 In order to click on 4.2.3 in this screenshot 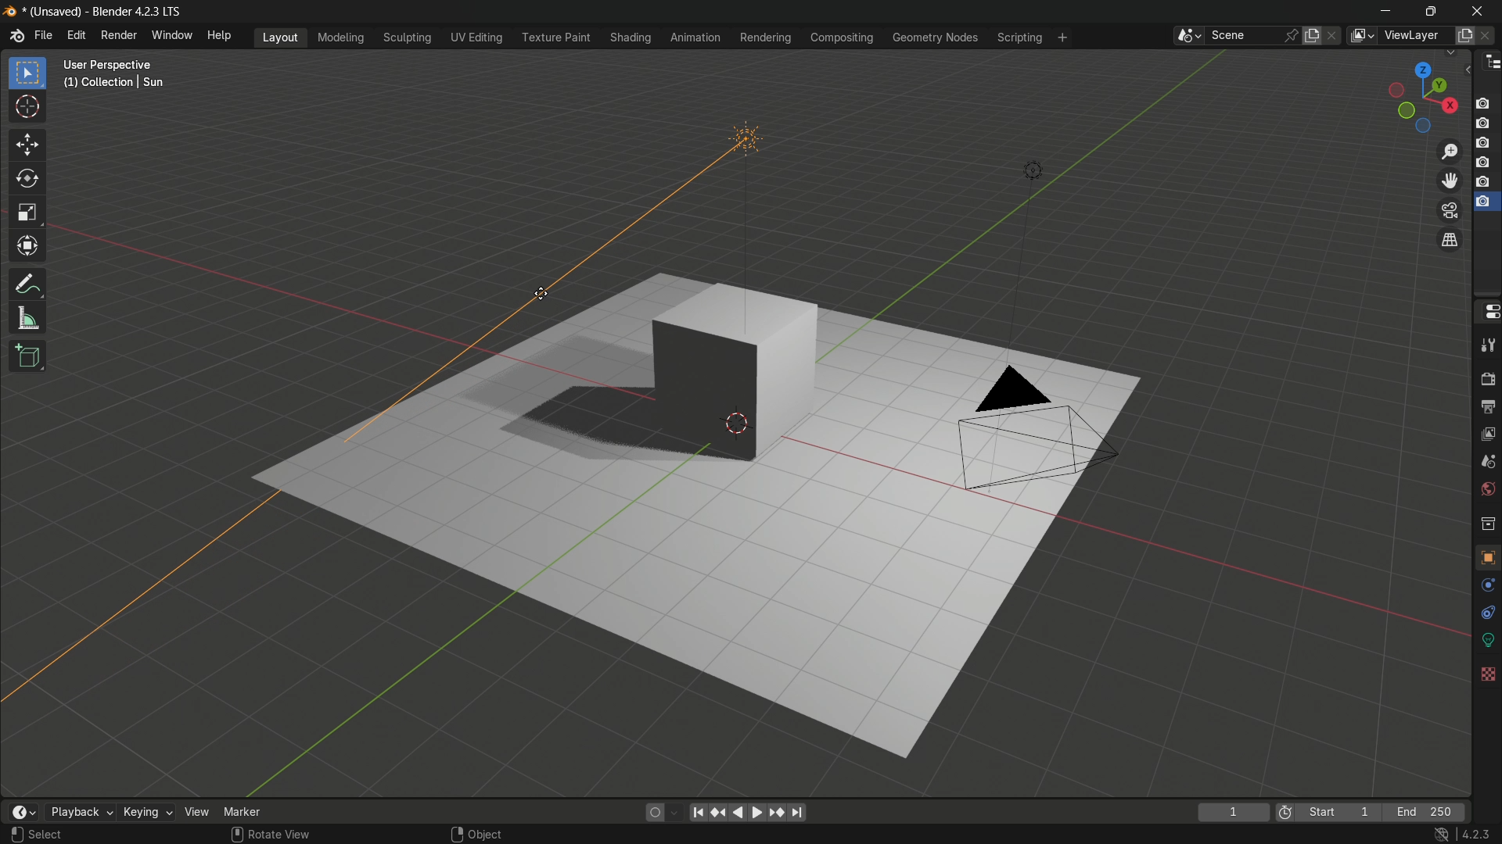, I will do `click(1475, 834)`.